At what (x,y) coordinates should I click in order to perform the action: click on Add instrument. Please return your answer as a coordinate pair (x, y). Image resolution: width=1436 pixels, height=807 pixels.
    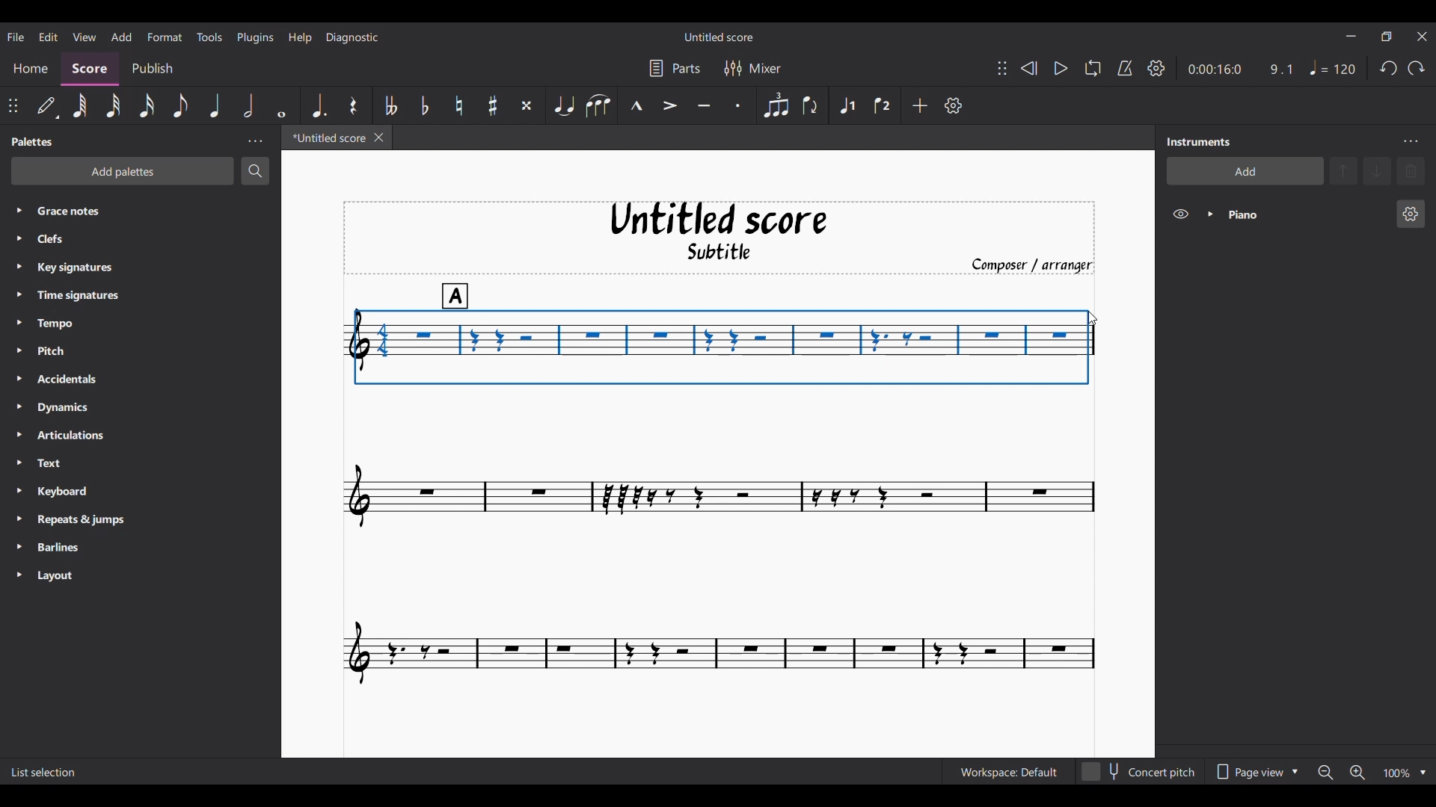
    Looking at the image, I should click on (1245, 171).